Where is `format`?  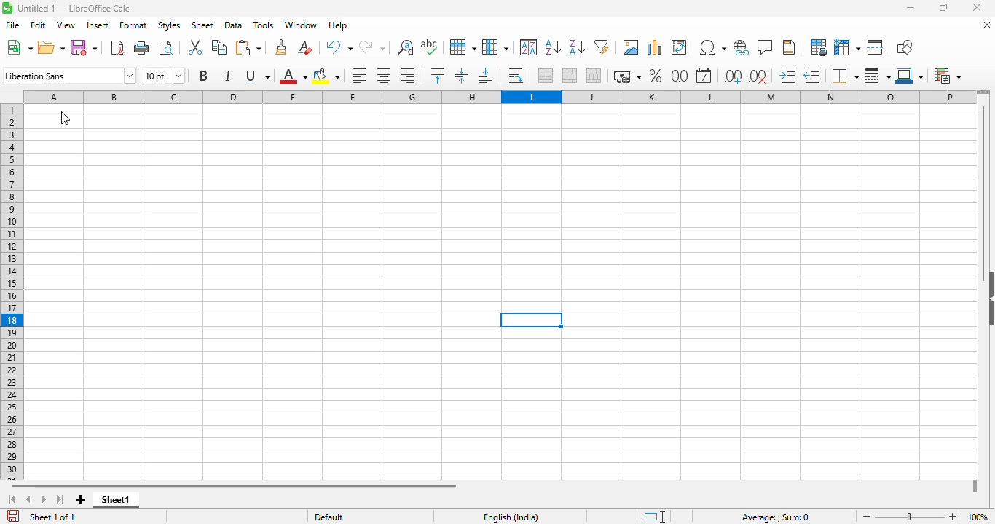
format is located at coordinates (133, 25).